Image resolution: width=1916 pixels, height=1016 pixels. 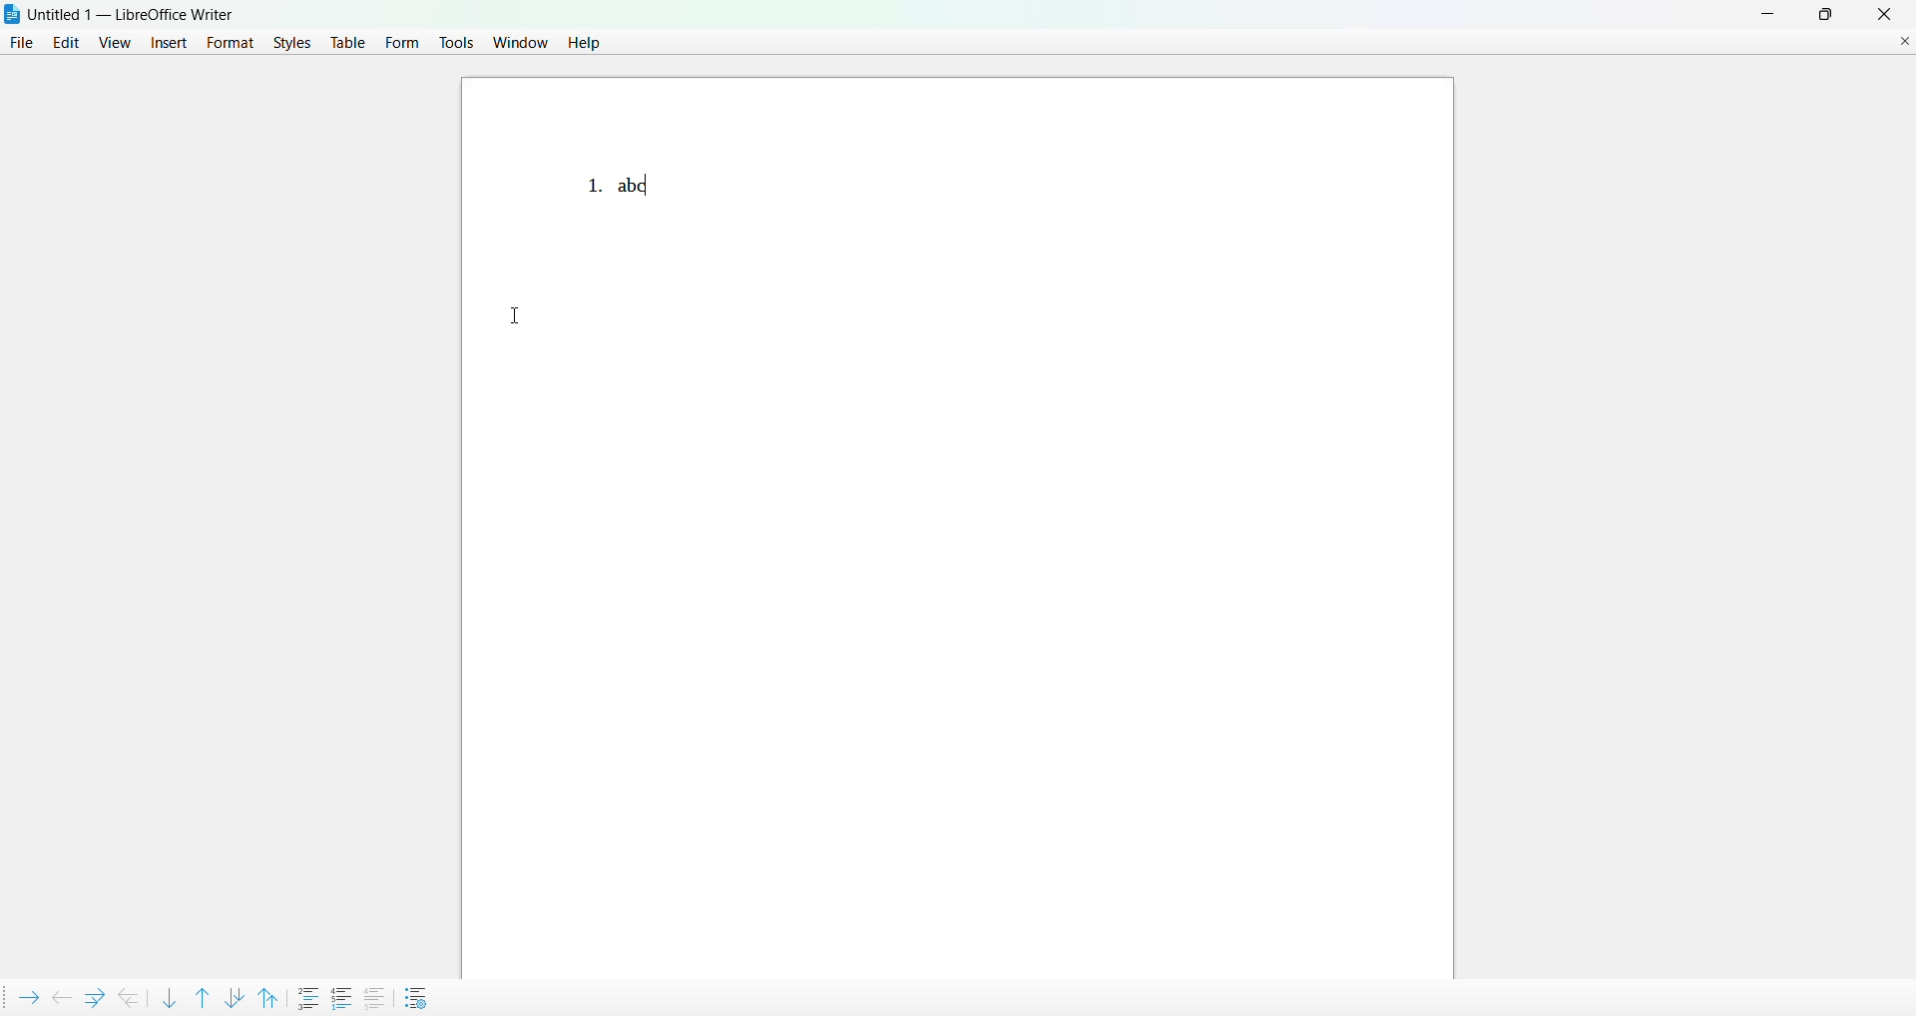 What do you see at coordinates (343, 995) in the screenshot?
I see `restart numbering` at bounding box center [343, 995].